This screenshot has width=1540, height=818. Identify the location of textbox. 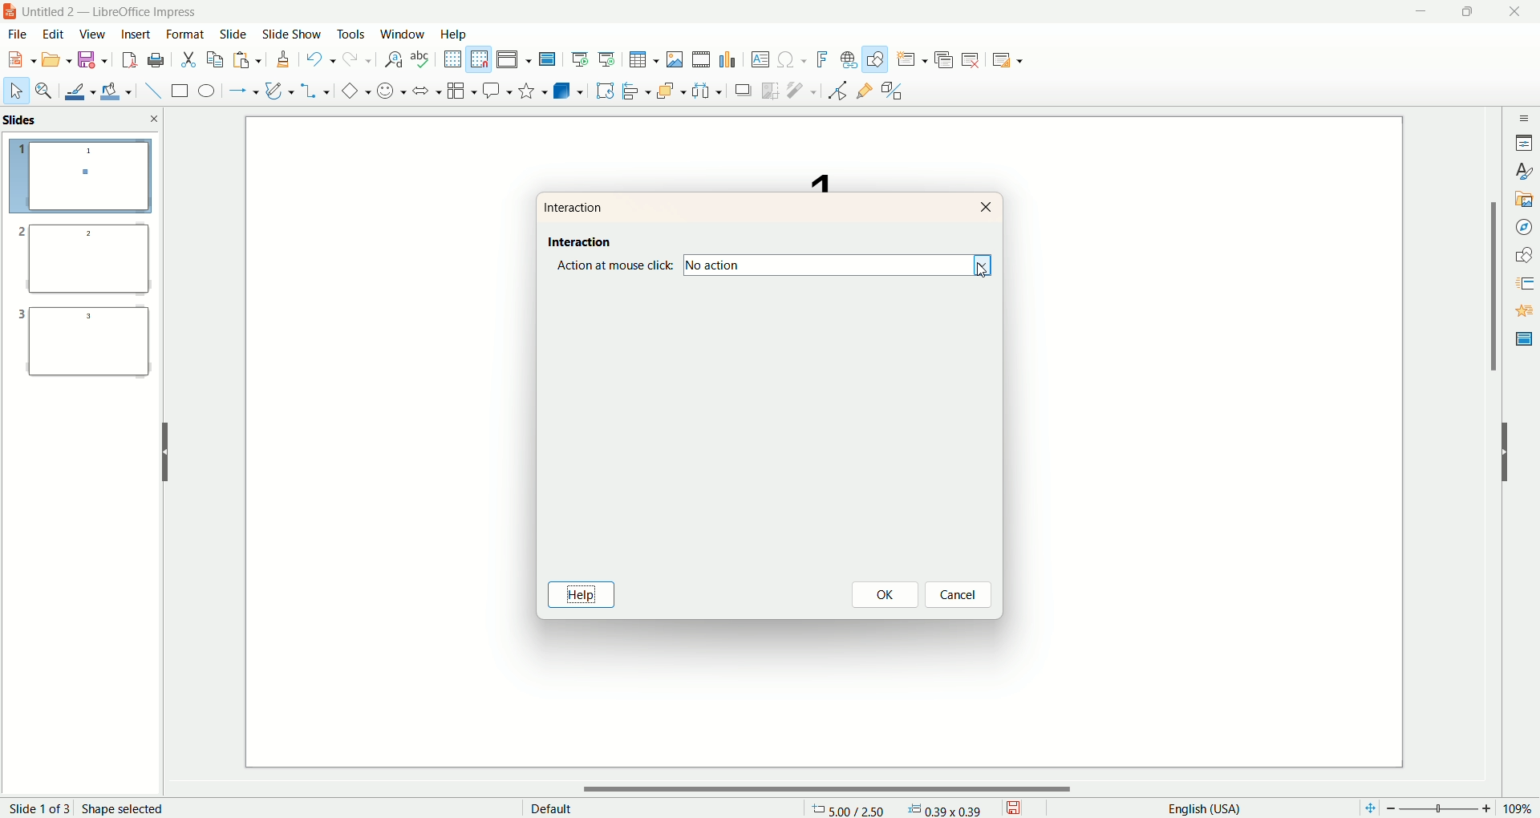
(760, 59).